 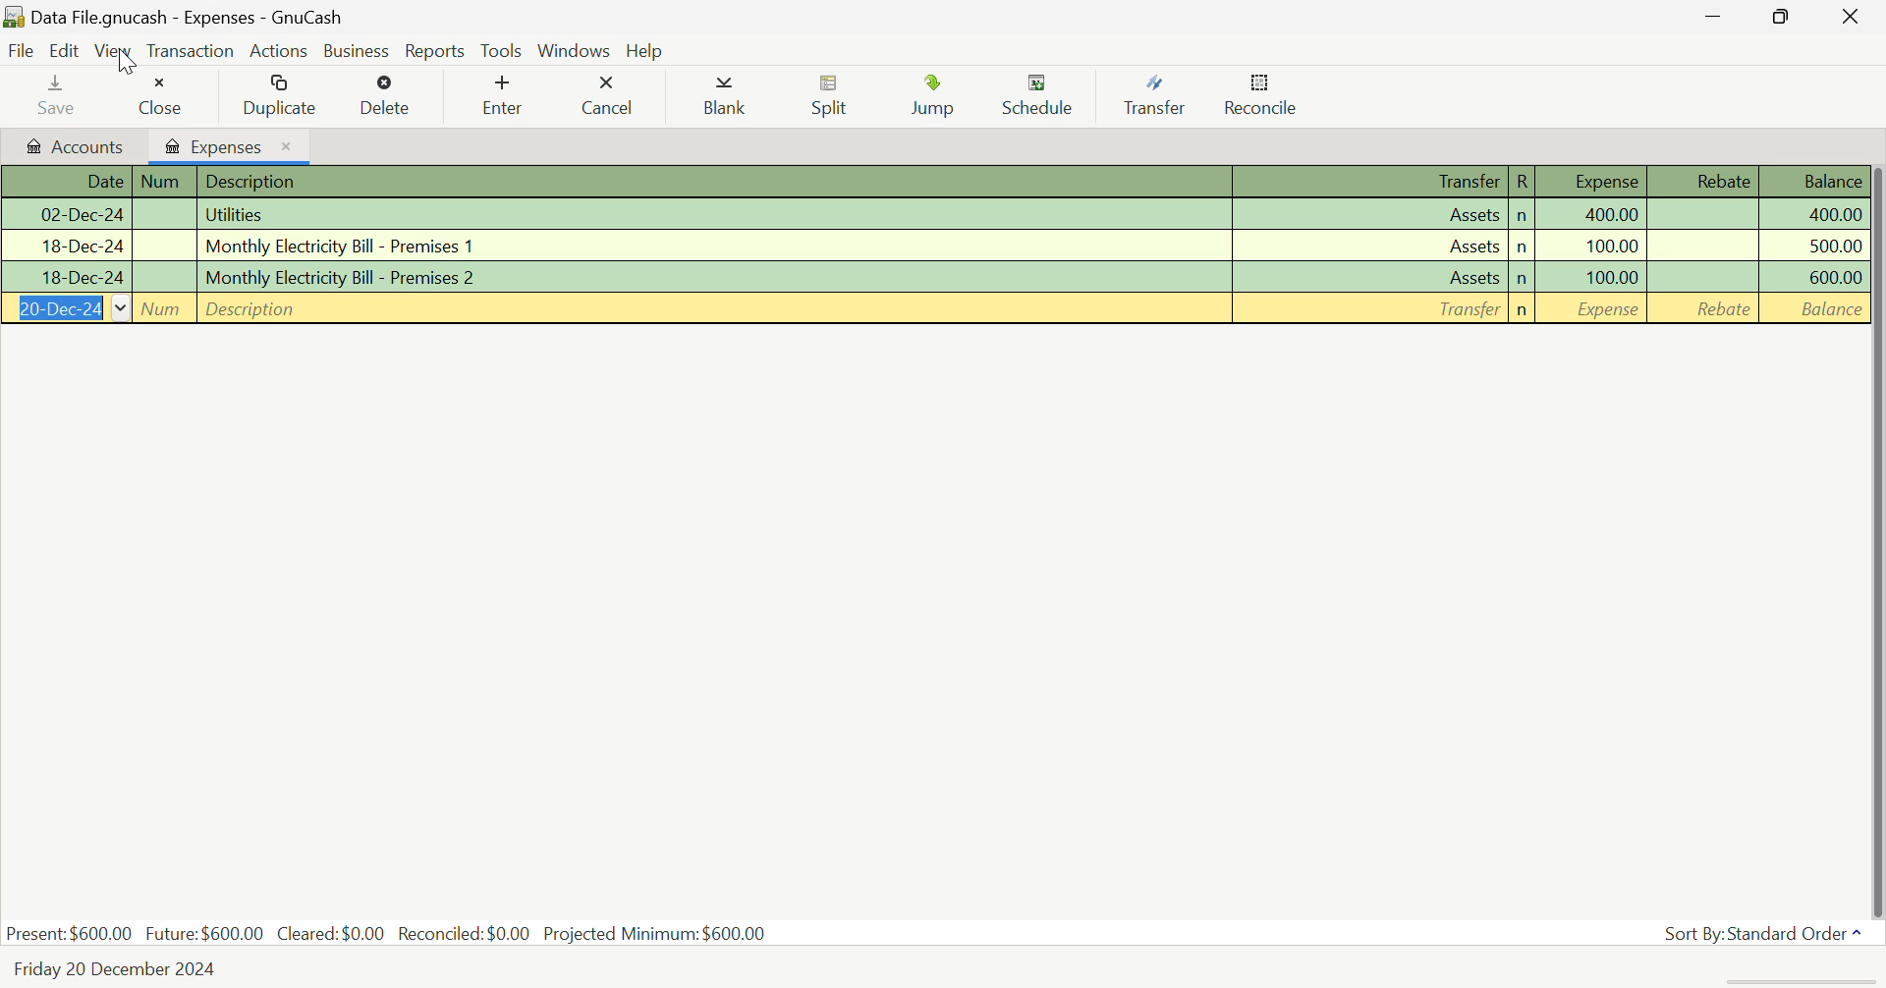 I want to click on Amount, so click(x=1610, y=213).